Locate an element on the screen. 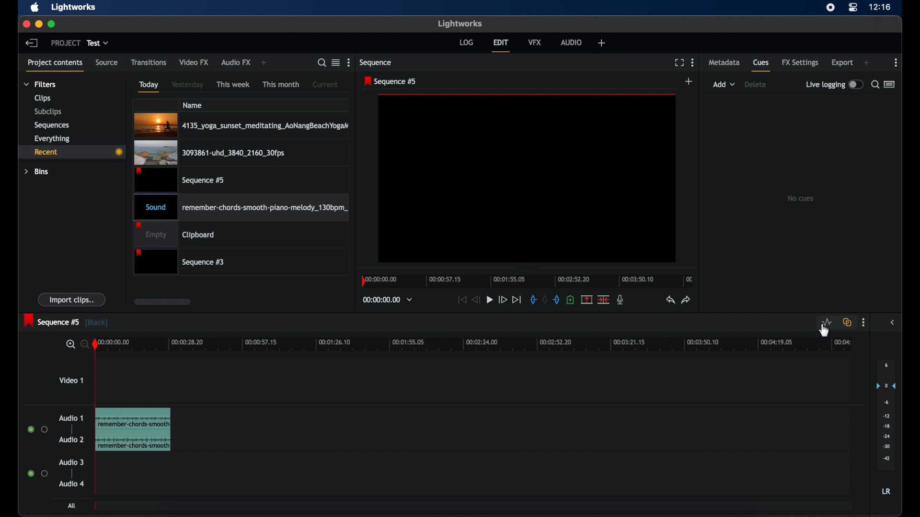 The width and height of the screenshot is (920, 517). undo is located at coordinates (669, 300).